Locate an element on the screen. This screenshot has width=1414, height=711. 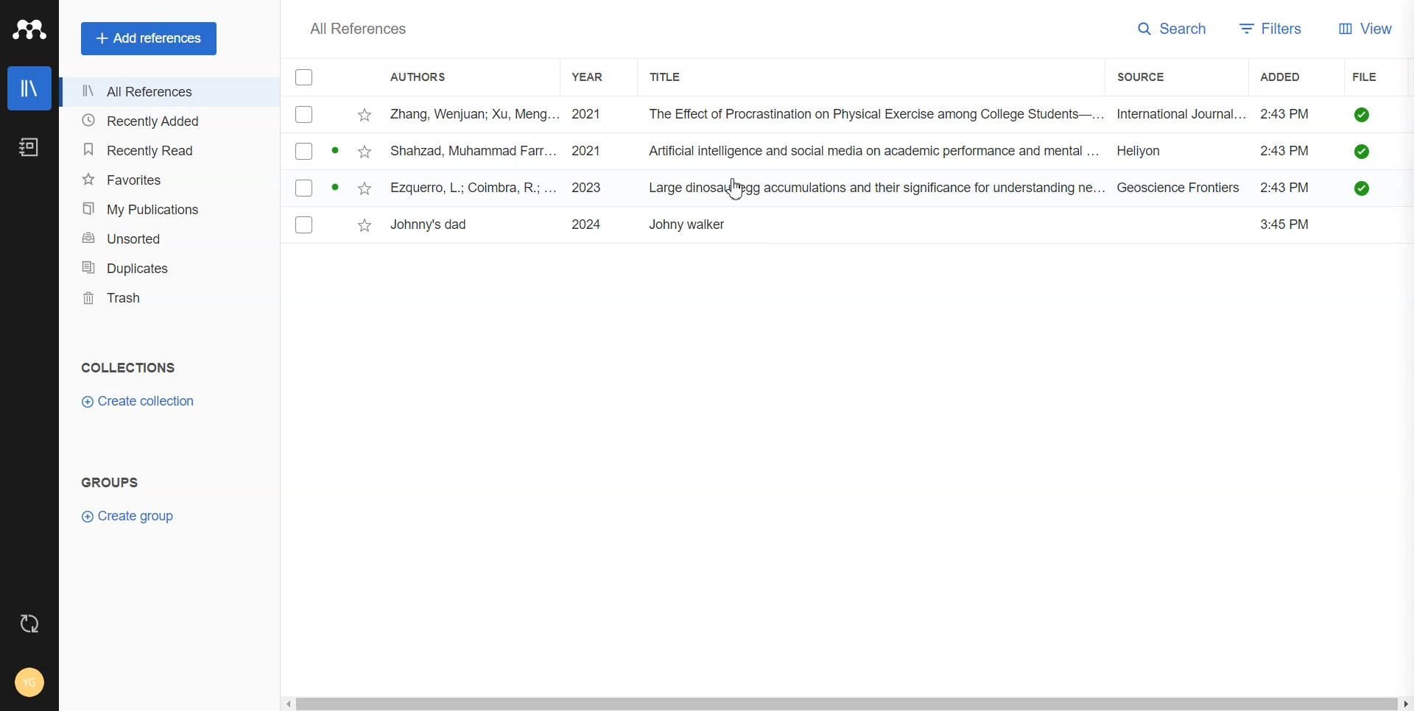
Filters is located at coordinates (1277, 29).